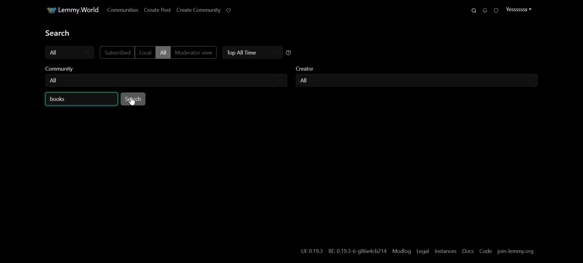  What do you see at coordinates (56, 33) in the screenshot?
I see `Text` at bounding box center [56, 33].